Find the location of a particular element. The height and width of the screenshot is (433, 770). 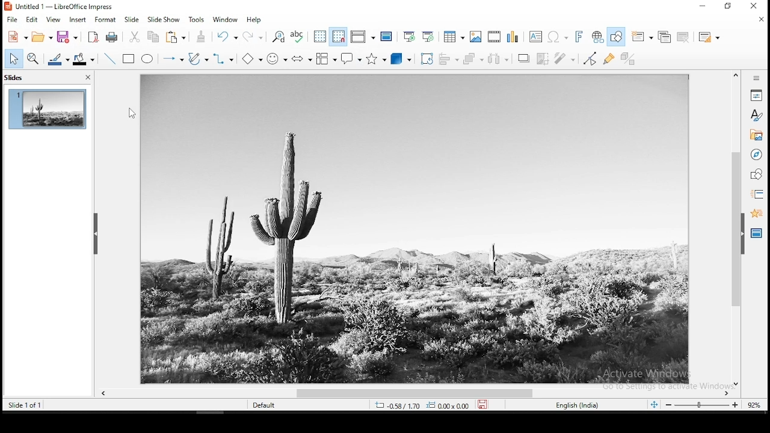

special characters is located at coordinates (558, 37).